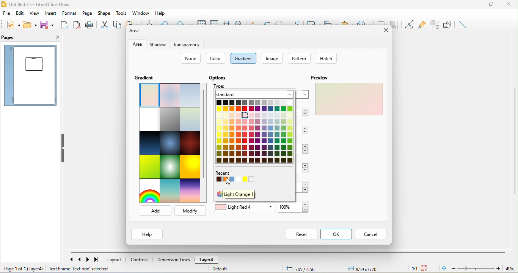  What do you see at coordinates (191, 143) in the screenshot?
I see `mahogany` at bounding box center [191, 143].